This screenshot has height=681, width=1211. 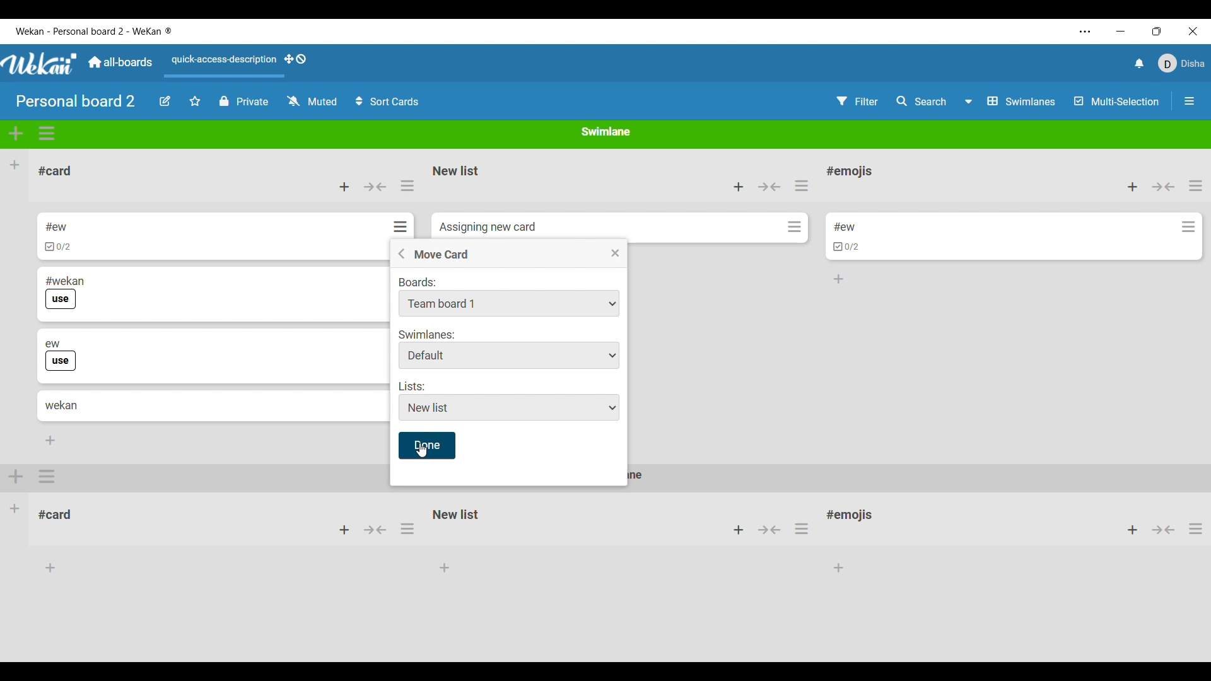 What do you see at coordinates (61, 513) in the screenshot?
I see `#card` at bounding box center [61, 513].